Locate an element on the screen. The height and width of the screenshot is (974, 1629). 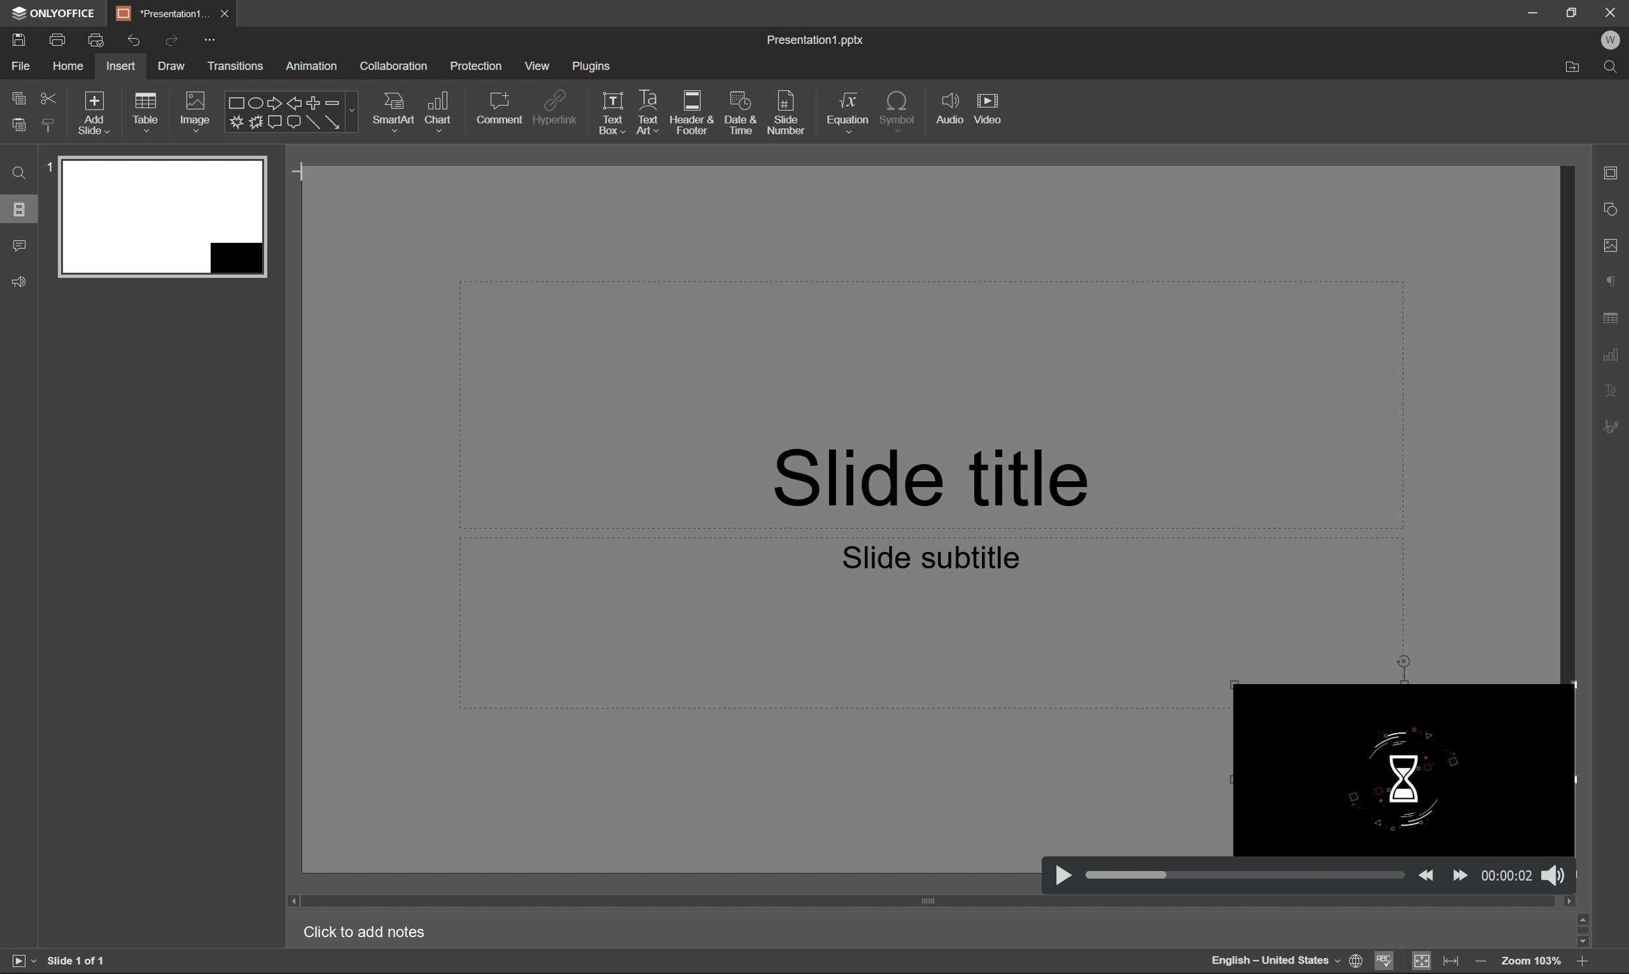
slide settings is located at coordinates (1614, 171).